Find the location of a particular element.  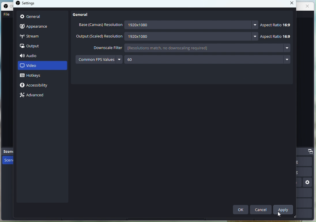

File is located at coordinates (6, 16).